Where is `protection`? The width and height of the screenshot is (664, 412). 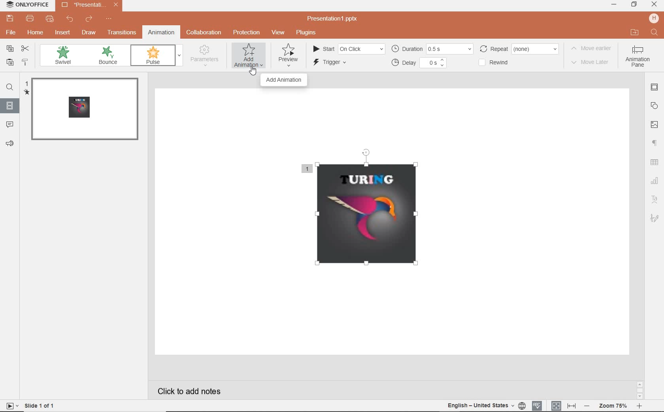
protection is located at coordinates (246, 33).